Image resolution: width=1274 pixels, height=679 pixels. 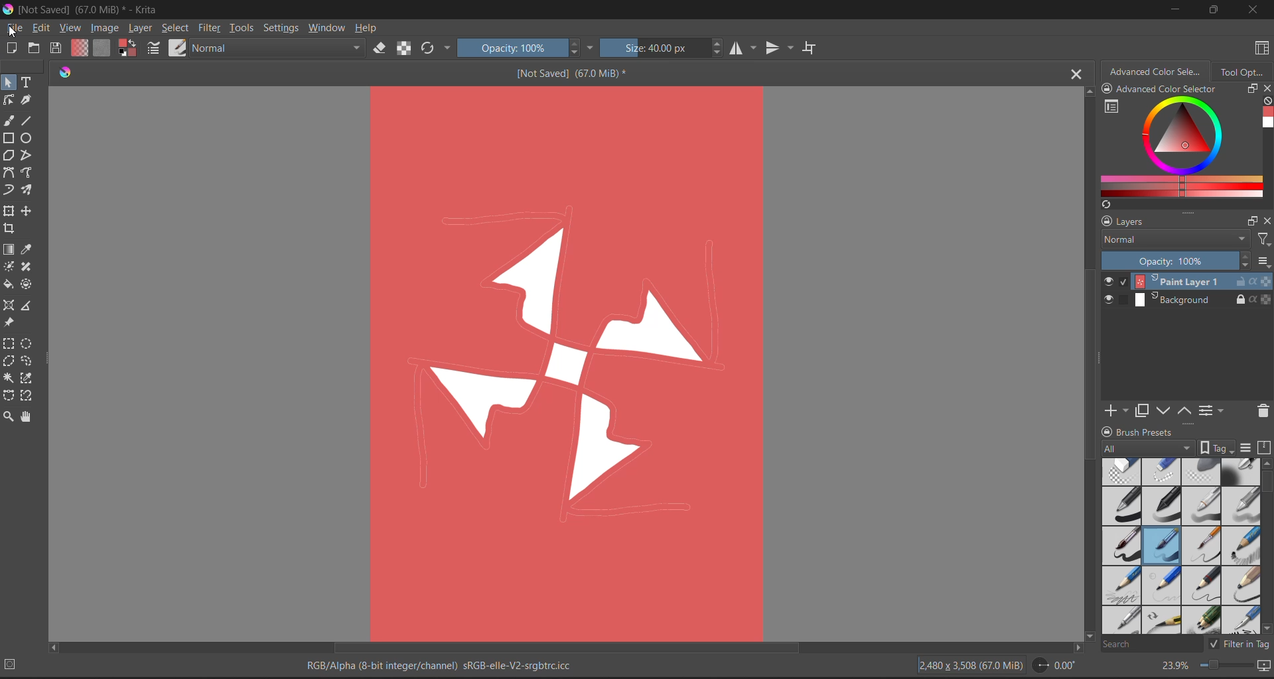 What do you see at coordinates (35, 49) in the screenshot?
I see `open` at bounding box center [35, 49].